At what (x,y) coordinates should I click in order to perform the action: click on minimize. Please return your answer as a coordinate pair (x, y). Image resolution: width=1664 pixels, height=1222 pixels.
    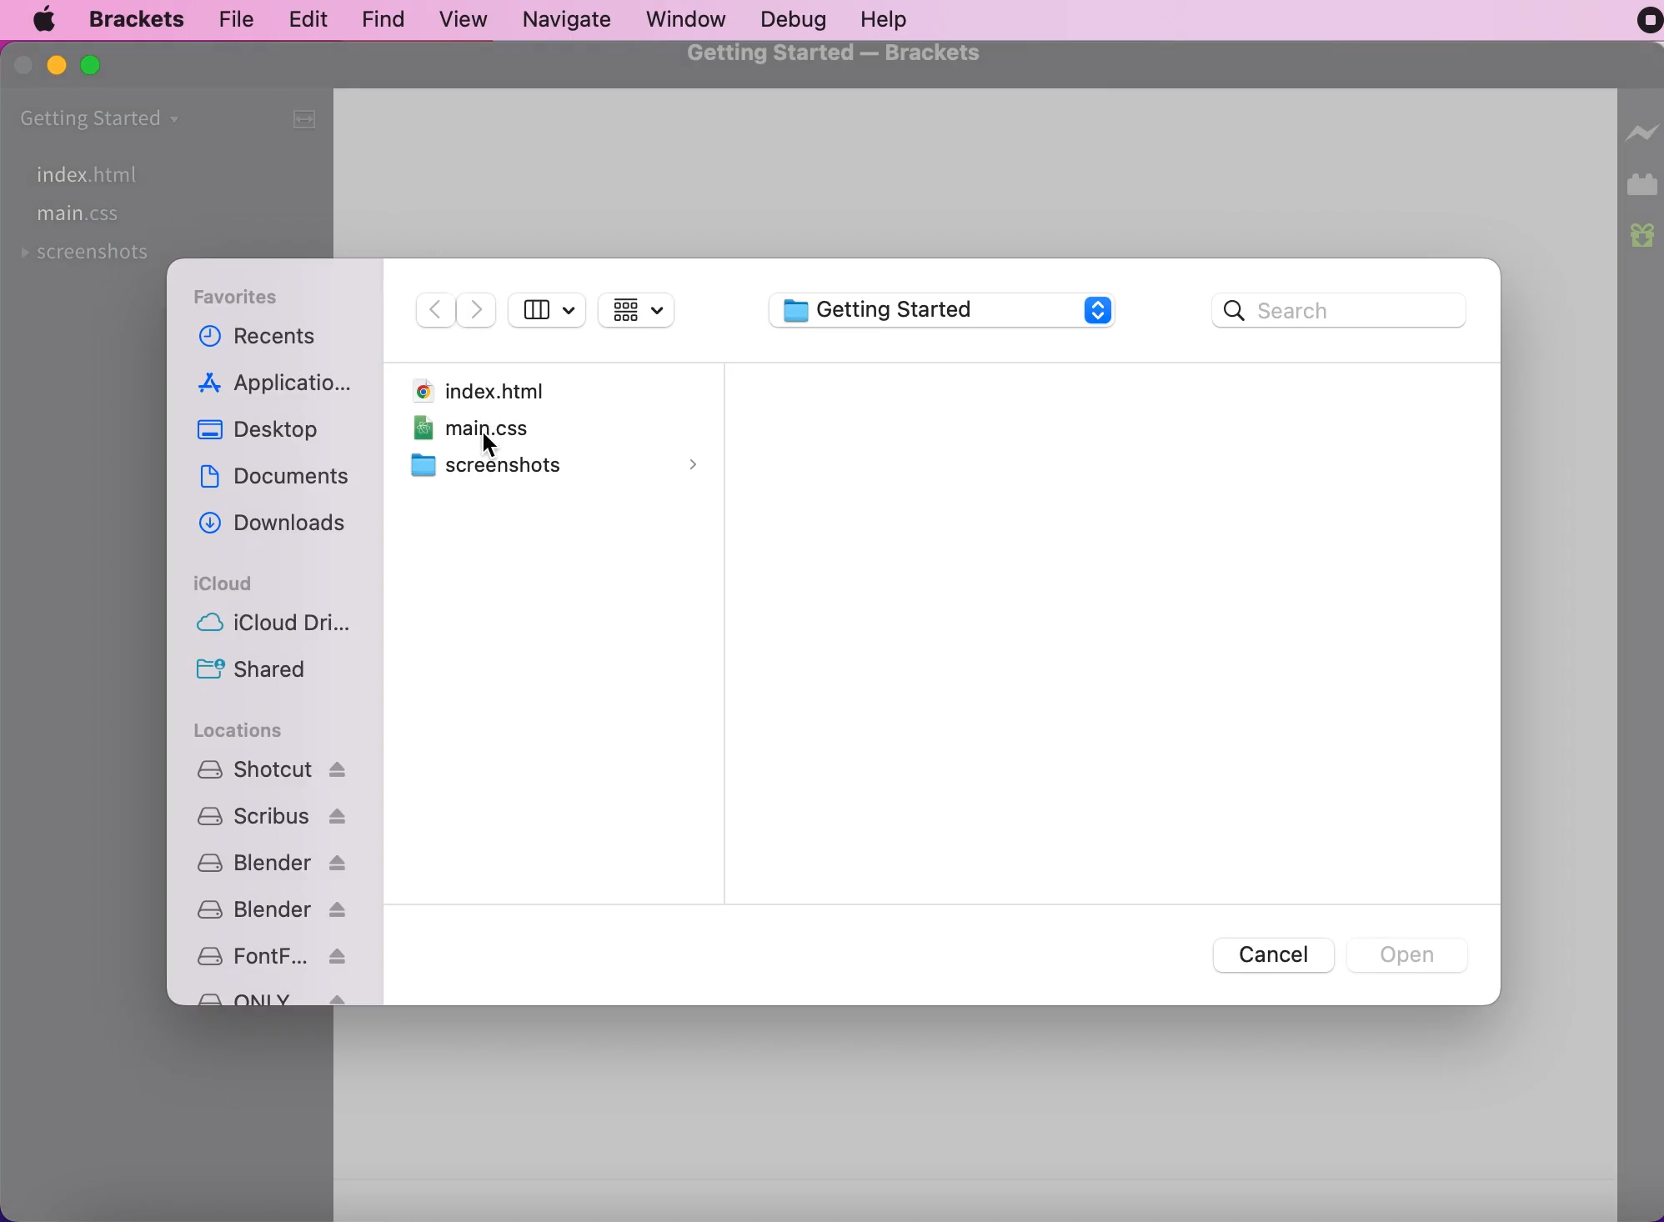
    Looking at the image, I should click on (58, 69).